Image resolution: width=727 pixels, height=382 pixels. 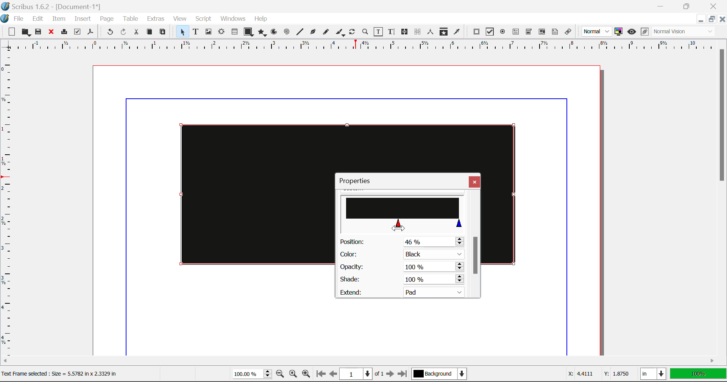 I want to click on Script, so click(x=204, y=19).